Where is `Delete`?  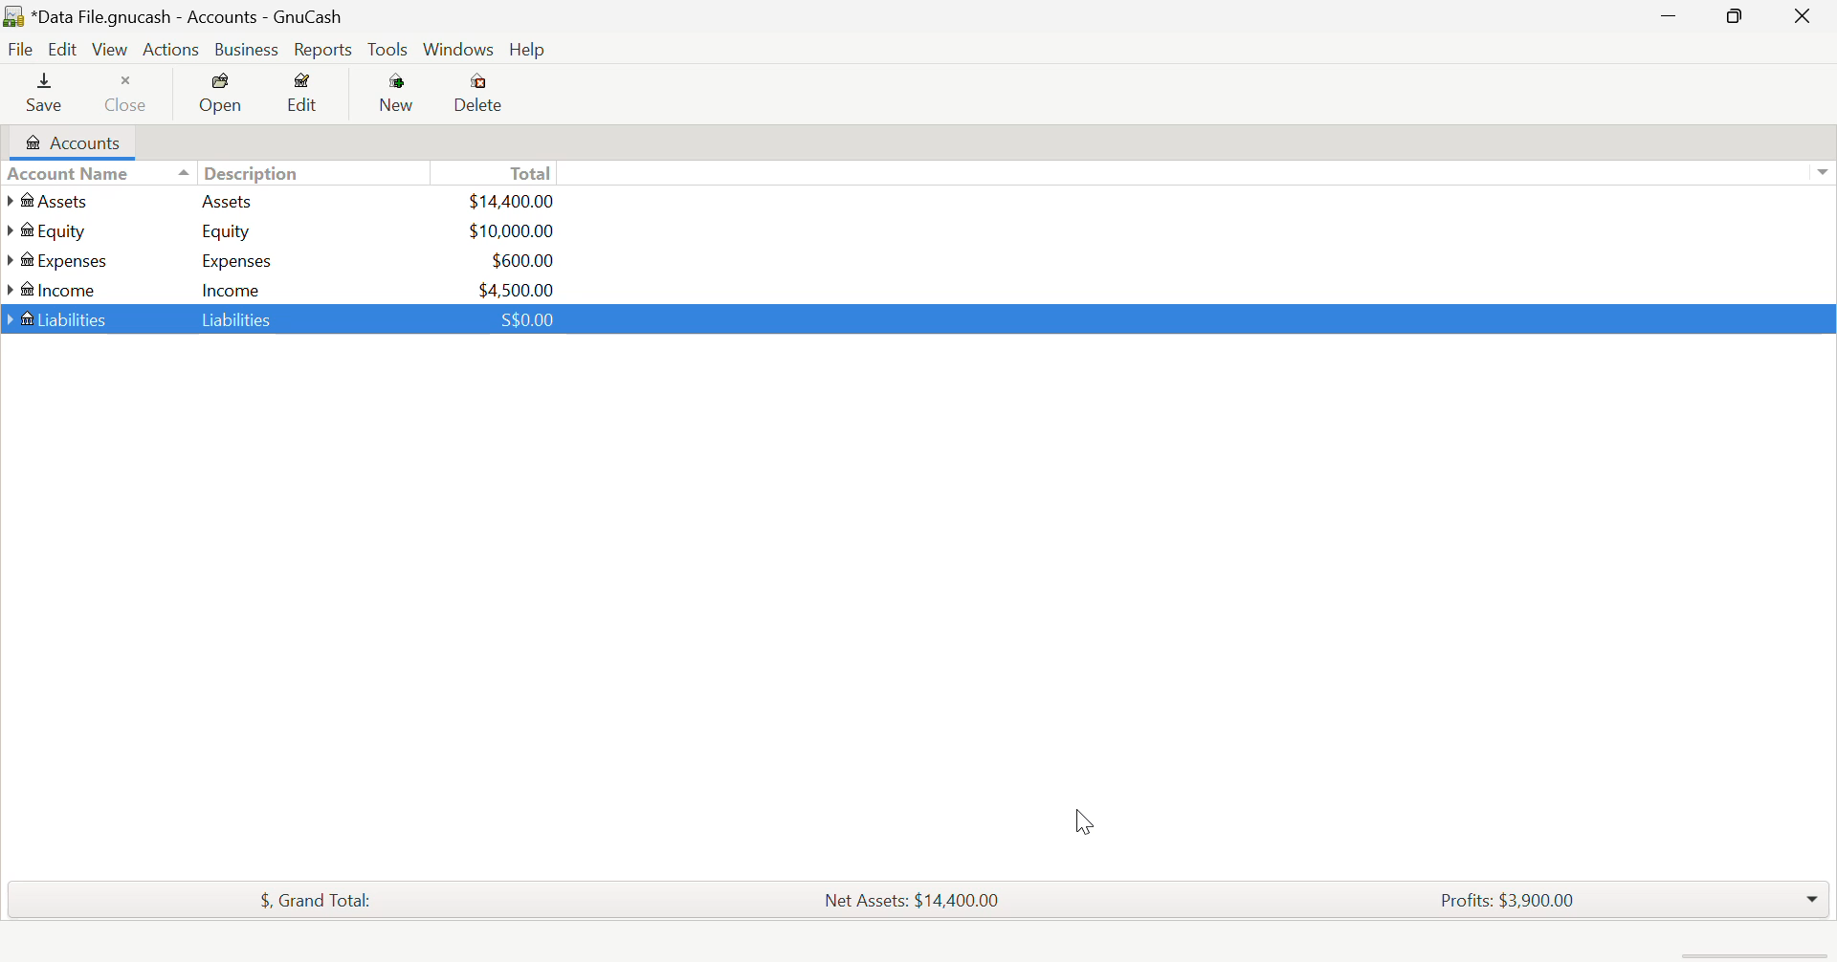 Delete is located at coordinates (478, 94).